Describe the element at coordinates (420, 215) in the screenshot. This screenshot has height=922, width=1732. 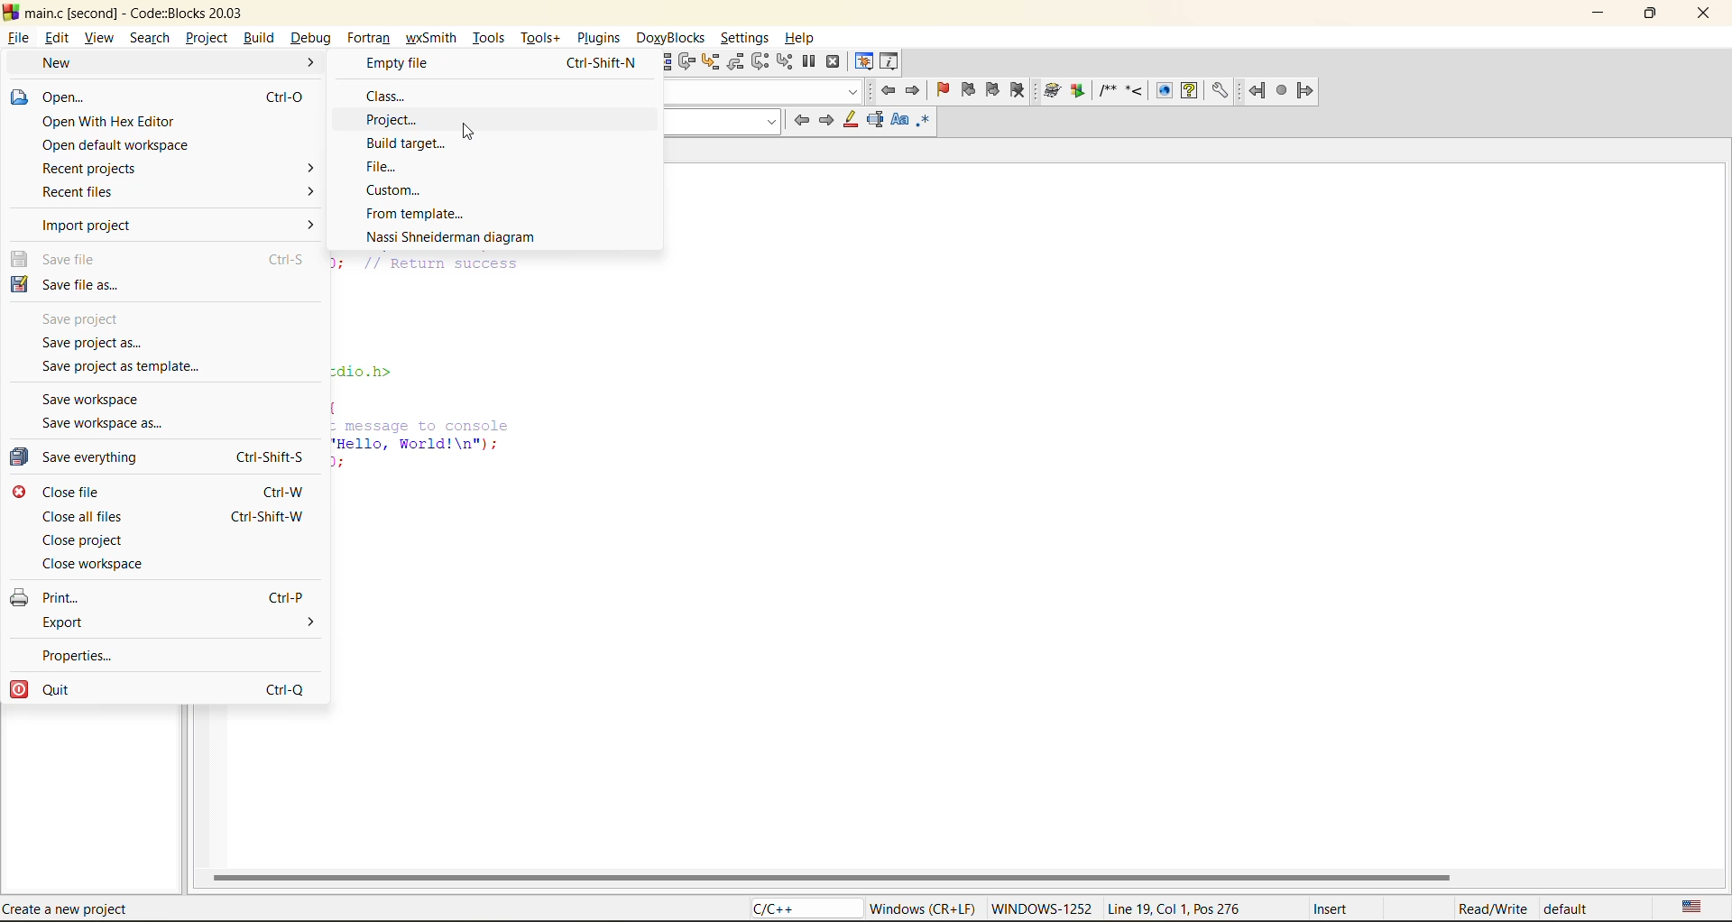
I see `from template` at that location.